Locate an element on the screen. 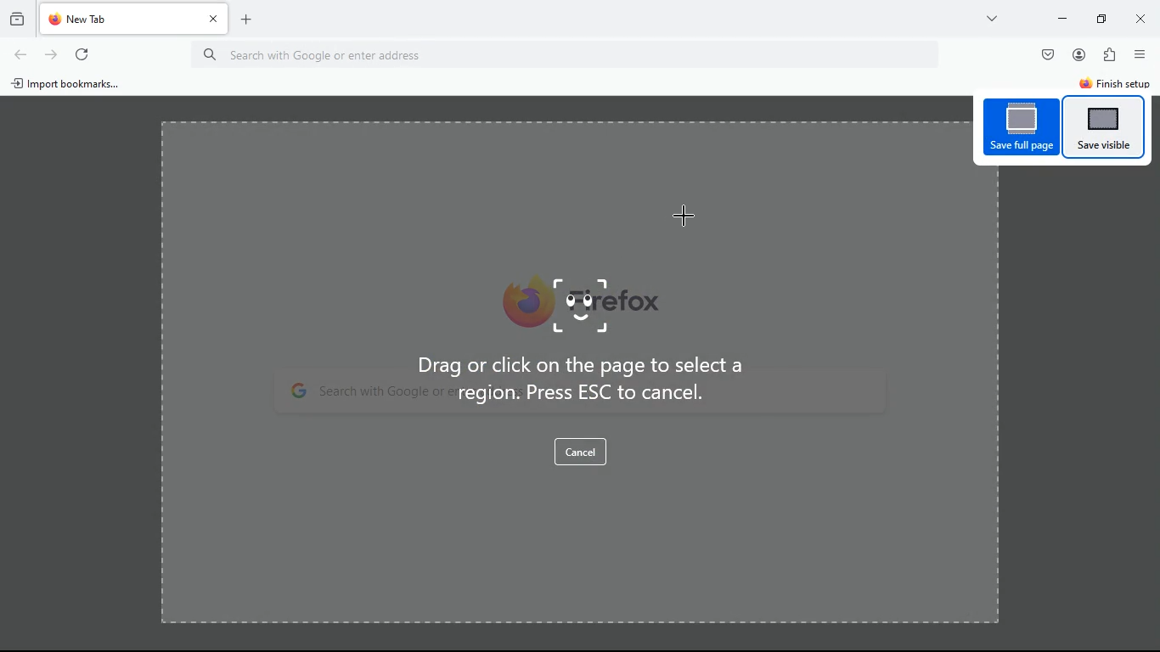 Image resolution: width=1160 pixels, height=652 pixels. minimize is located at coordinates (1099, 18).